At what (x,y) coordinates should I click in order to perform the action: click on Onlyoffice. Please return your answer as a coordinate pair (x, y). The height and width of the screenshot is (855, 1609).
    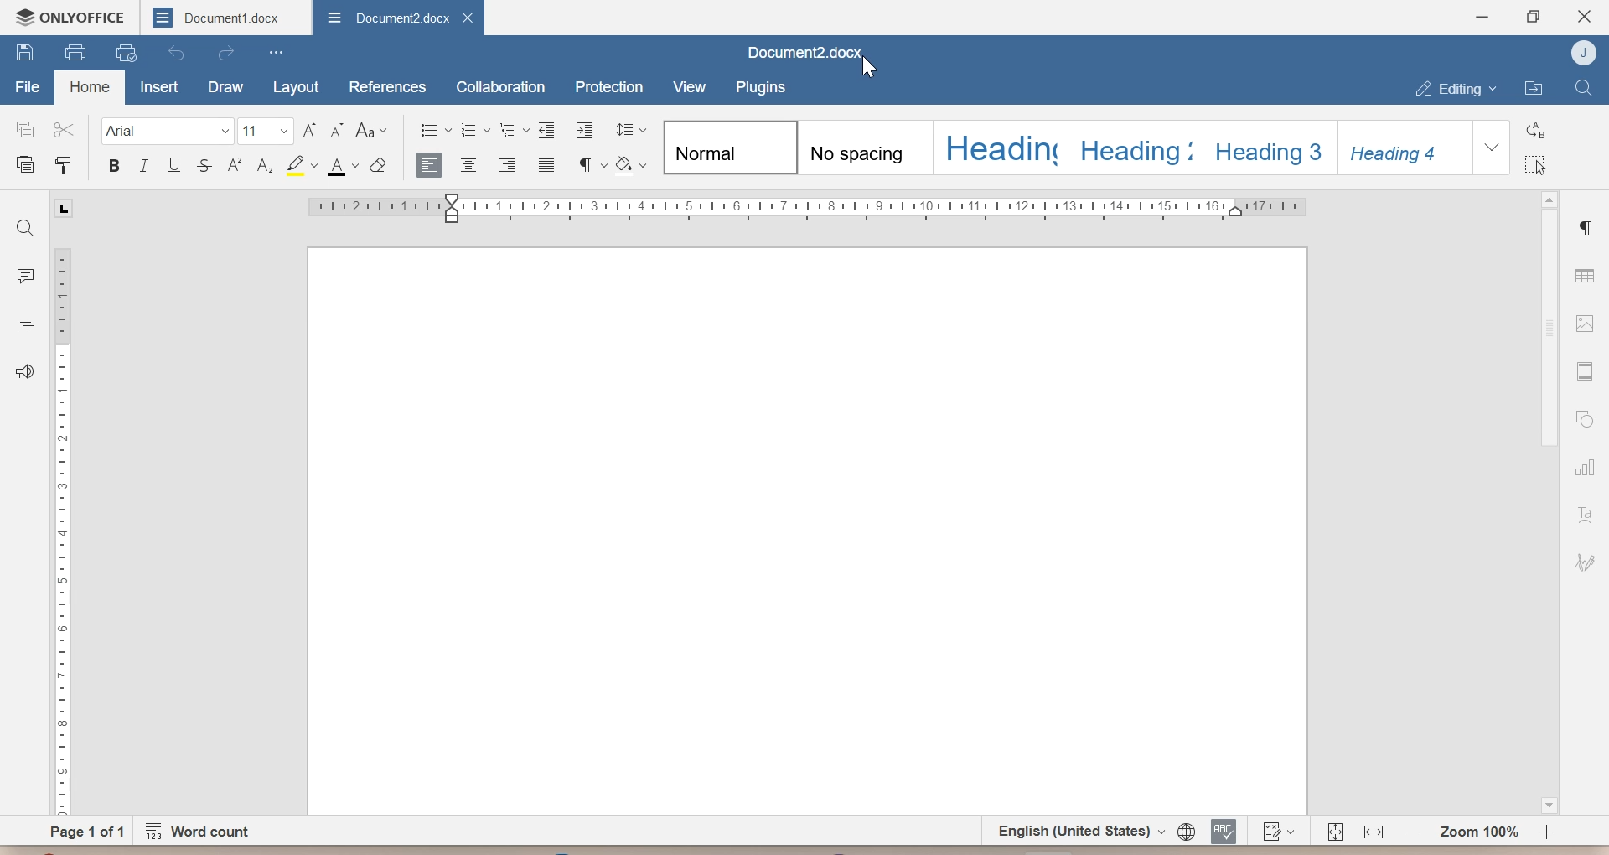
    Looking at the image, I should click on (86, 16).